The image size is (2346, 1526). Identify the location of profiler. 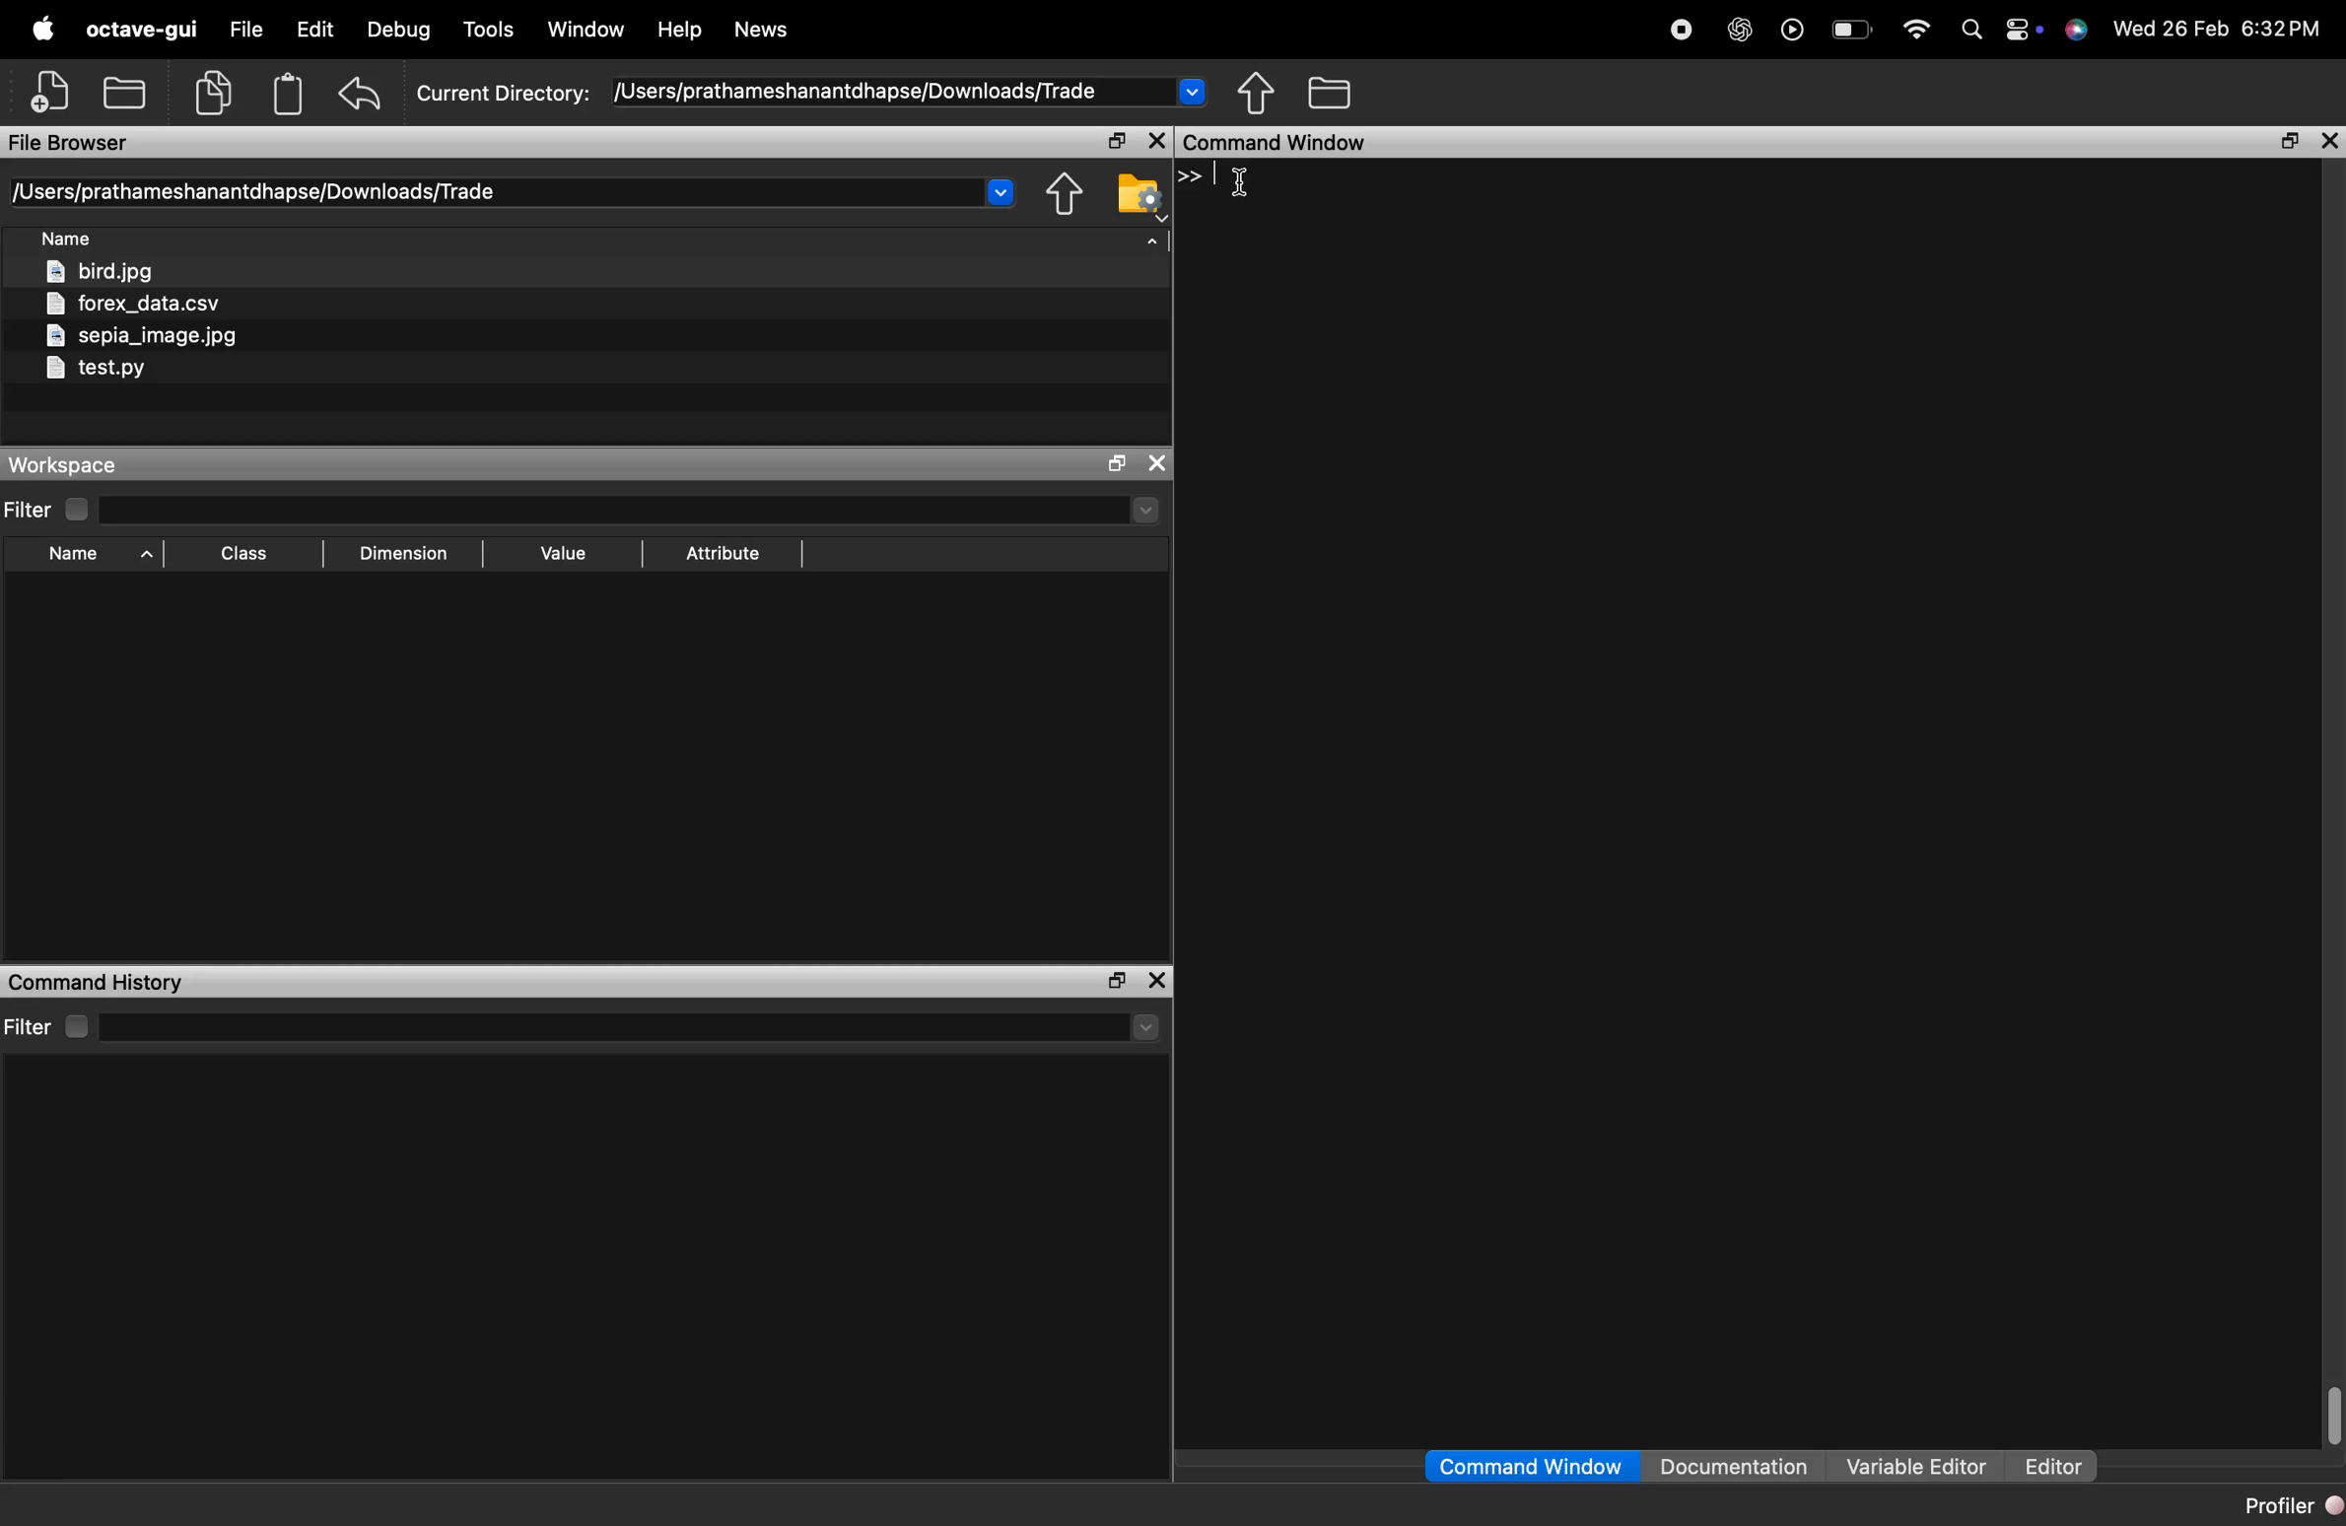
(2286, 1505).